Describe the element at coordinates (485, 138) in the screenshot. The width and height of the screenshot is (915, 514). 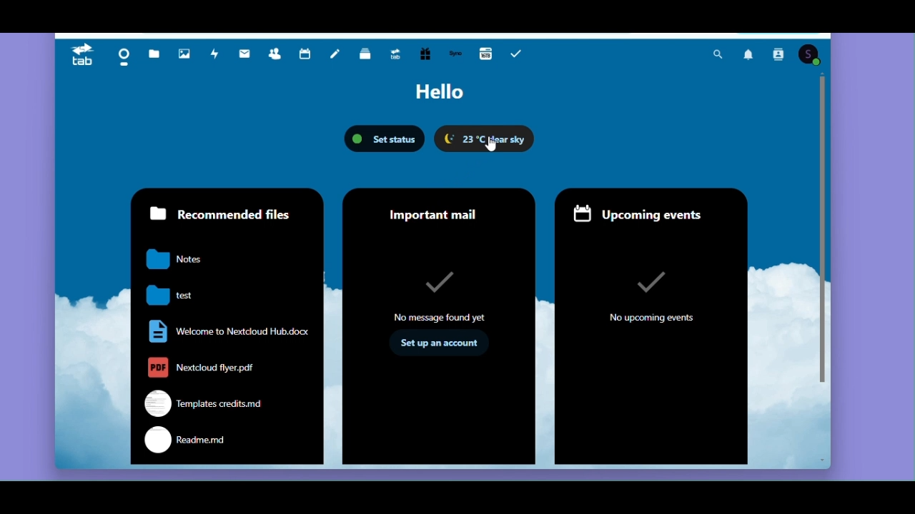
I see `Weather widget` at that location.